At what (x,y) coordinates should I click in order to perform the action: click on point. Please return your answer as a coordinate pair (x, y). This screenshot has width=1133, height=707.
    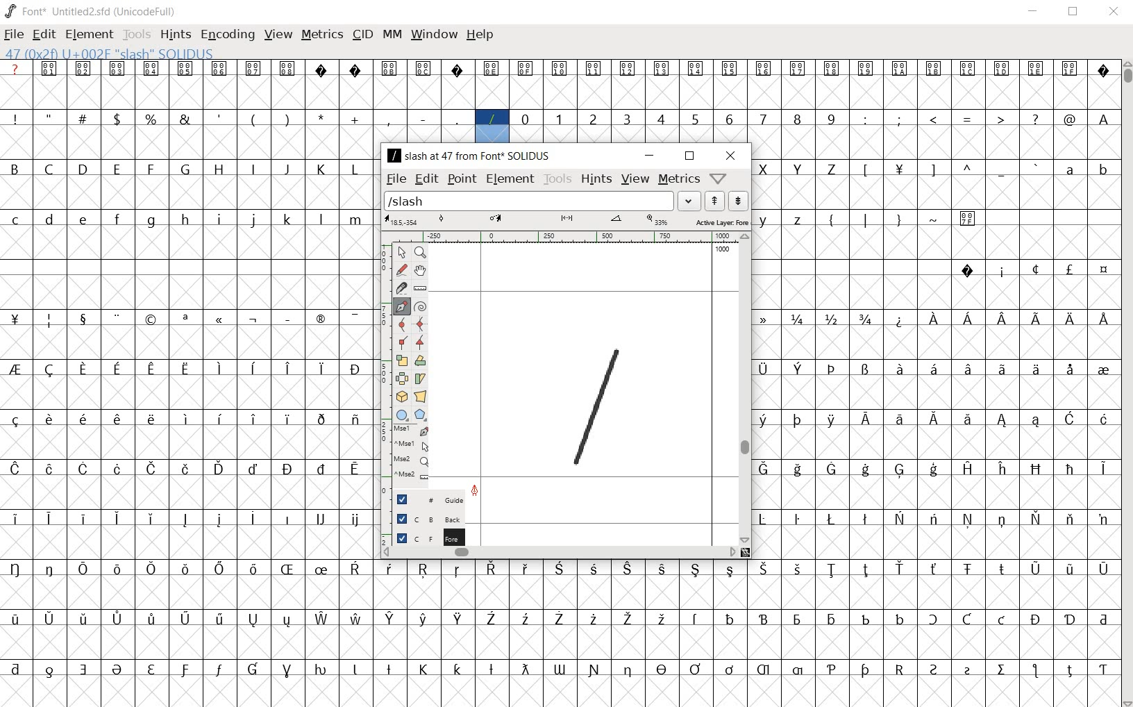
    Looking at the image, I should click on (460, 178).